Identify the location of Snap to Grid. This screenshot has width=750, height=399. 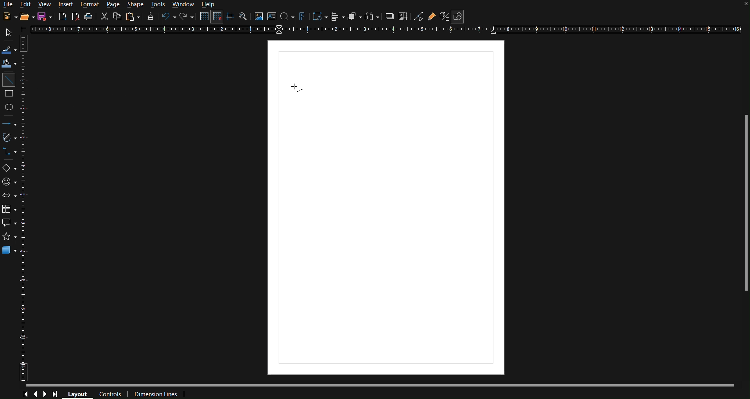
(217, 17).